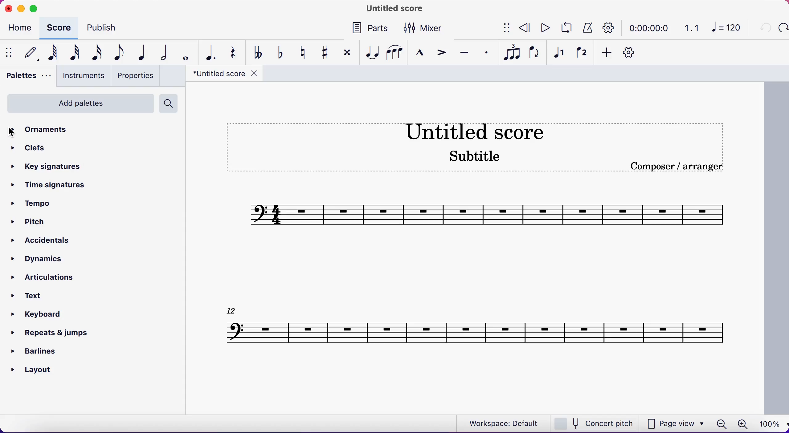  I want to click on toggle sharp, so click(324, 52).